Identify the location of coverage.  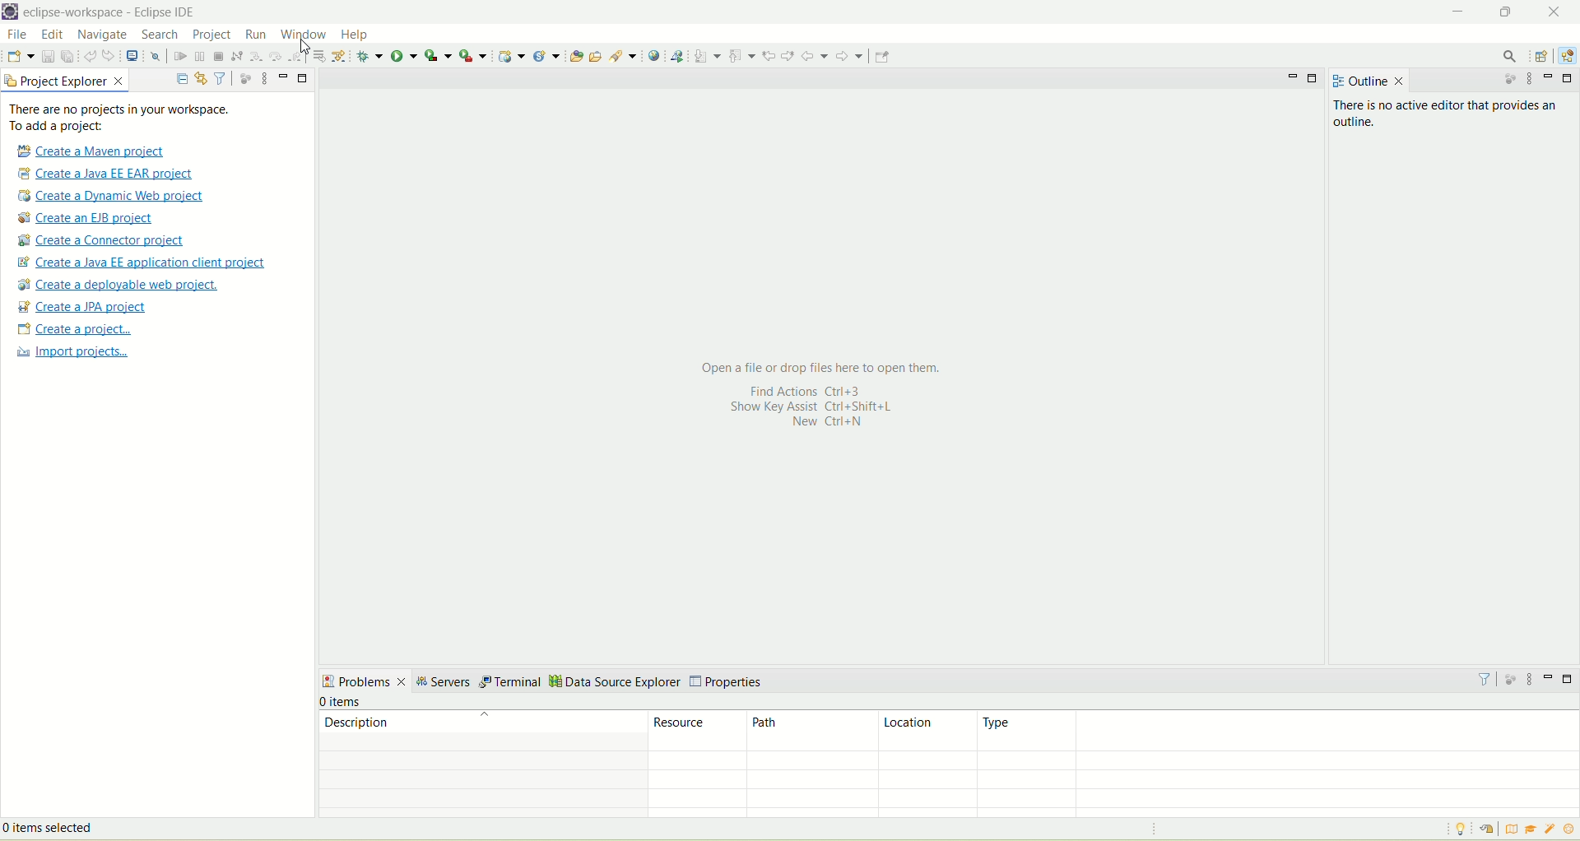
(439, 55).